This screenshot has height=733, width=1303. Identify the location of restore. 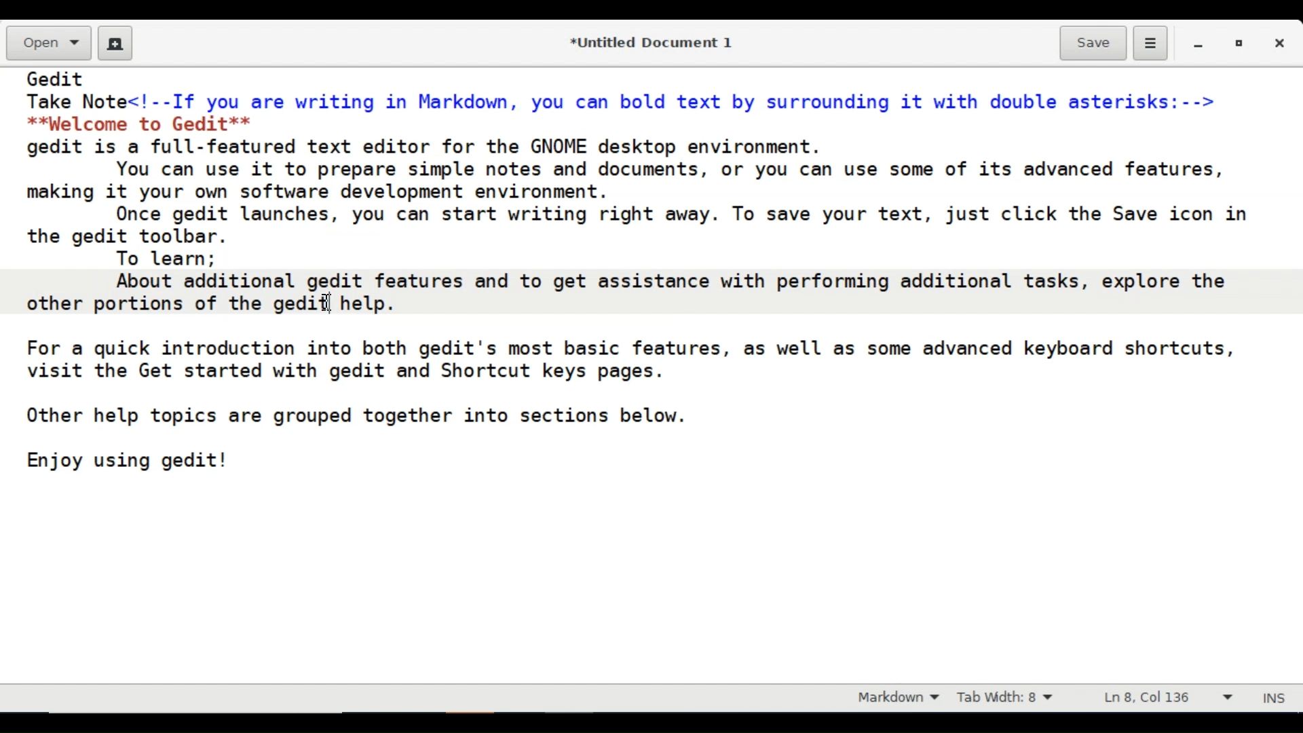
(1237, 43).